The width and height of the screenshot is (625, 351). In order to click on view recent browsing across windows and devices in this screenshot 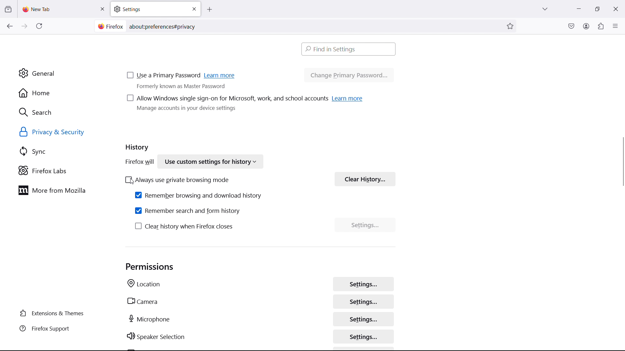, I will do `click(8, 9)`.